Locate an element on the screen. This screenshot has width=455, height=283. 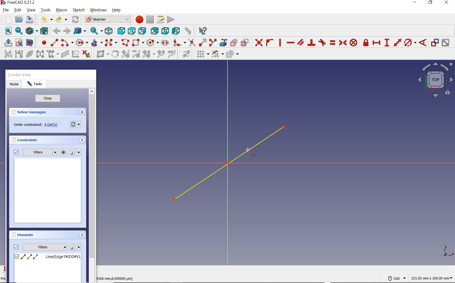
LEAVE SKETCH is located at coordinates (8, 42).